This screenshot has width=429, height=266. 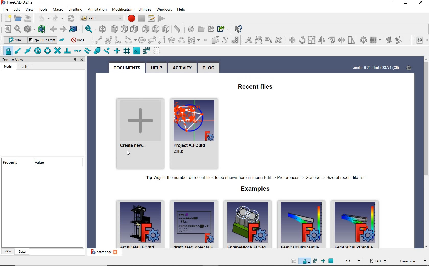 I want to click on snap midpoint, so click(x=28, y=51).